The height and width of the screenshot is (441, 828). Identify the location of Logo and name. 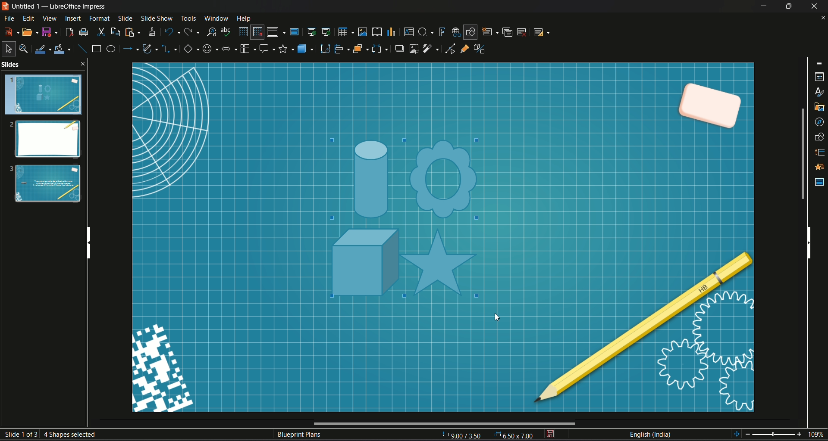
(56, 7).